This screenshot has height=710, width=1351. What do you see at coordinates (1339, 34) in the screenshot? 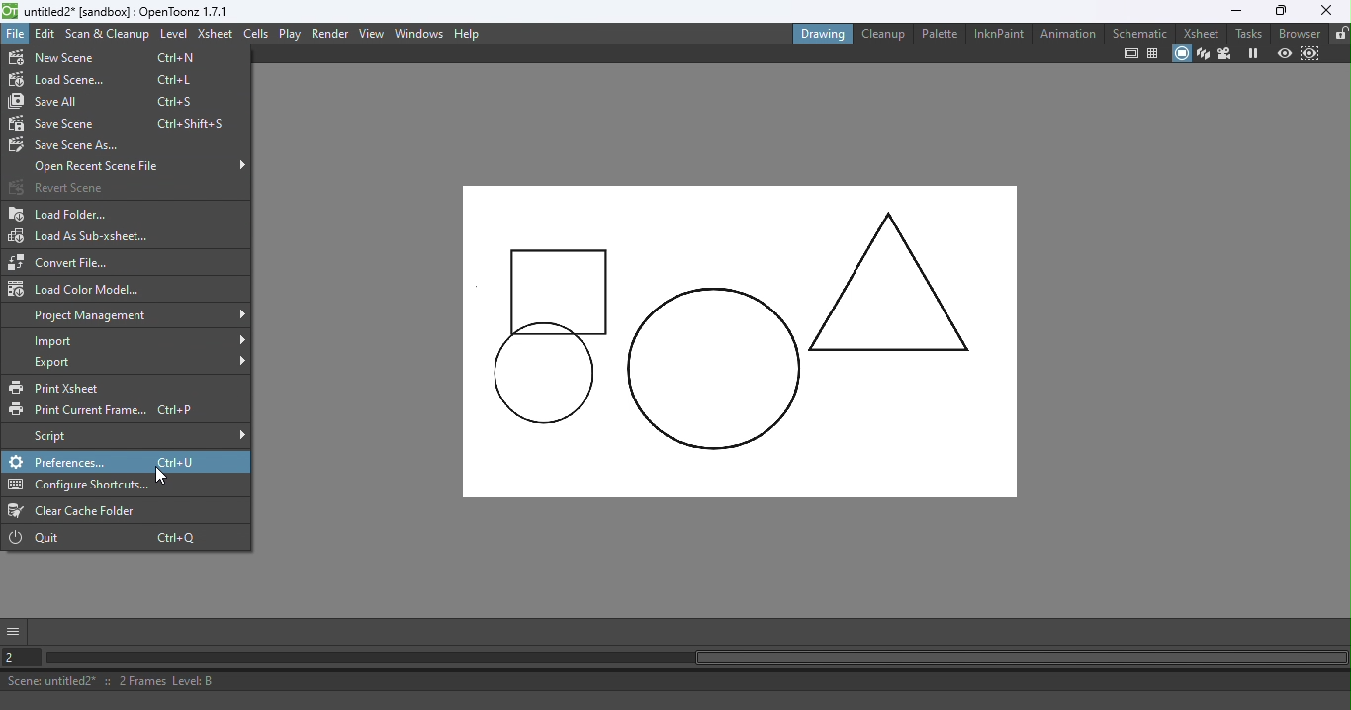
I see `Lock rooms tab` at bounding box center [1339, 34].